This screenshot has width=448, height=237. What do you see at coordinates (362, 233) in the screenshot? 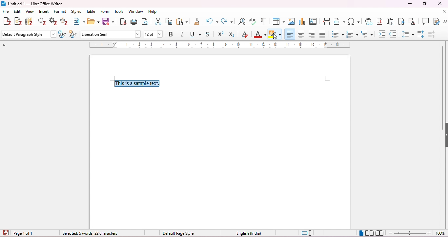
I see `single page ` at bounding box center [362, 233].